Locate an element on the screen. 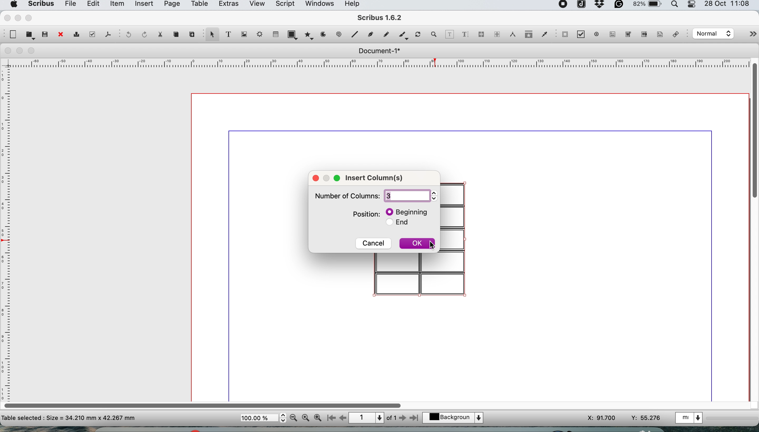 The image size is (759, 432). save is located at coordinates (45, 34).